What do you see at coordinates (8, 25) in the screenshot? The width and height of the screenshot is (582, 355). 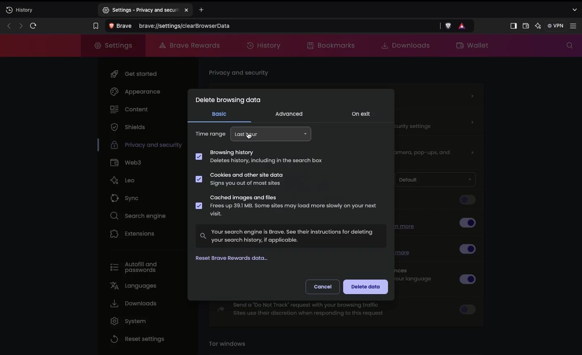 I see `Previous page` at bounding box center [8, 25].